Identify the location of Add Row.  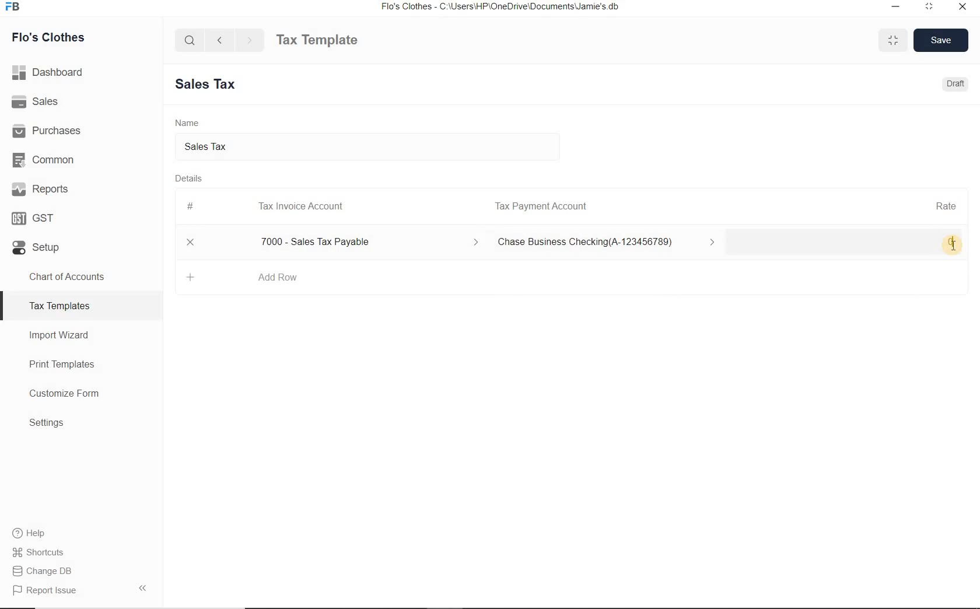
(278, 277).